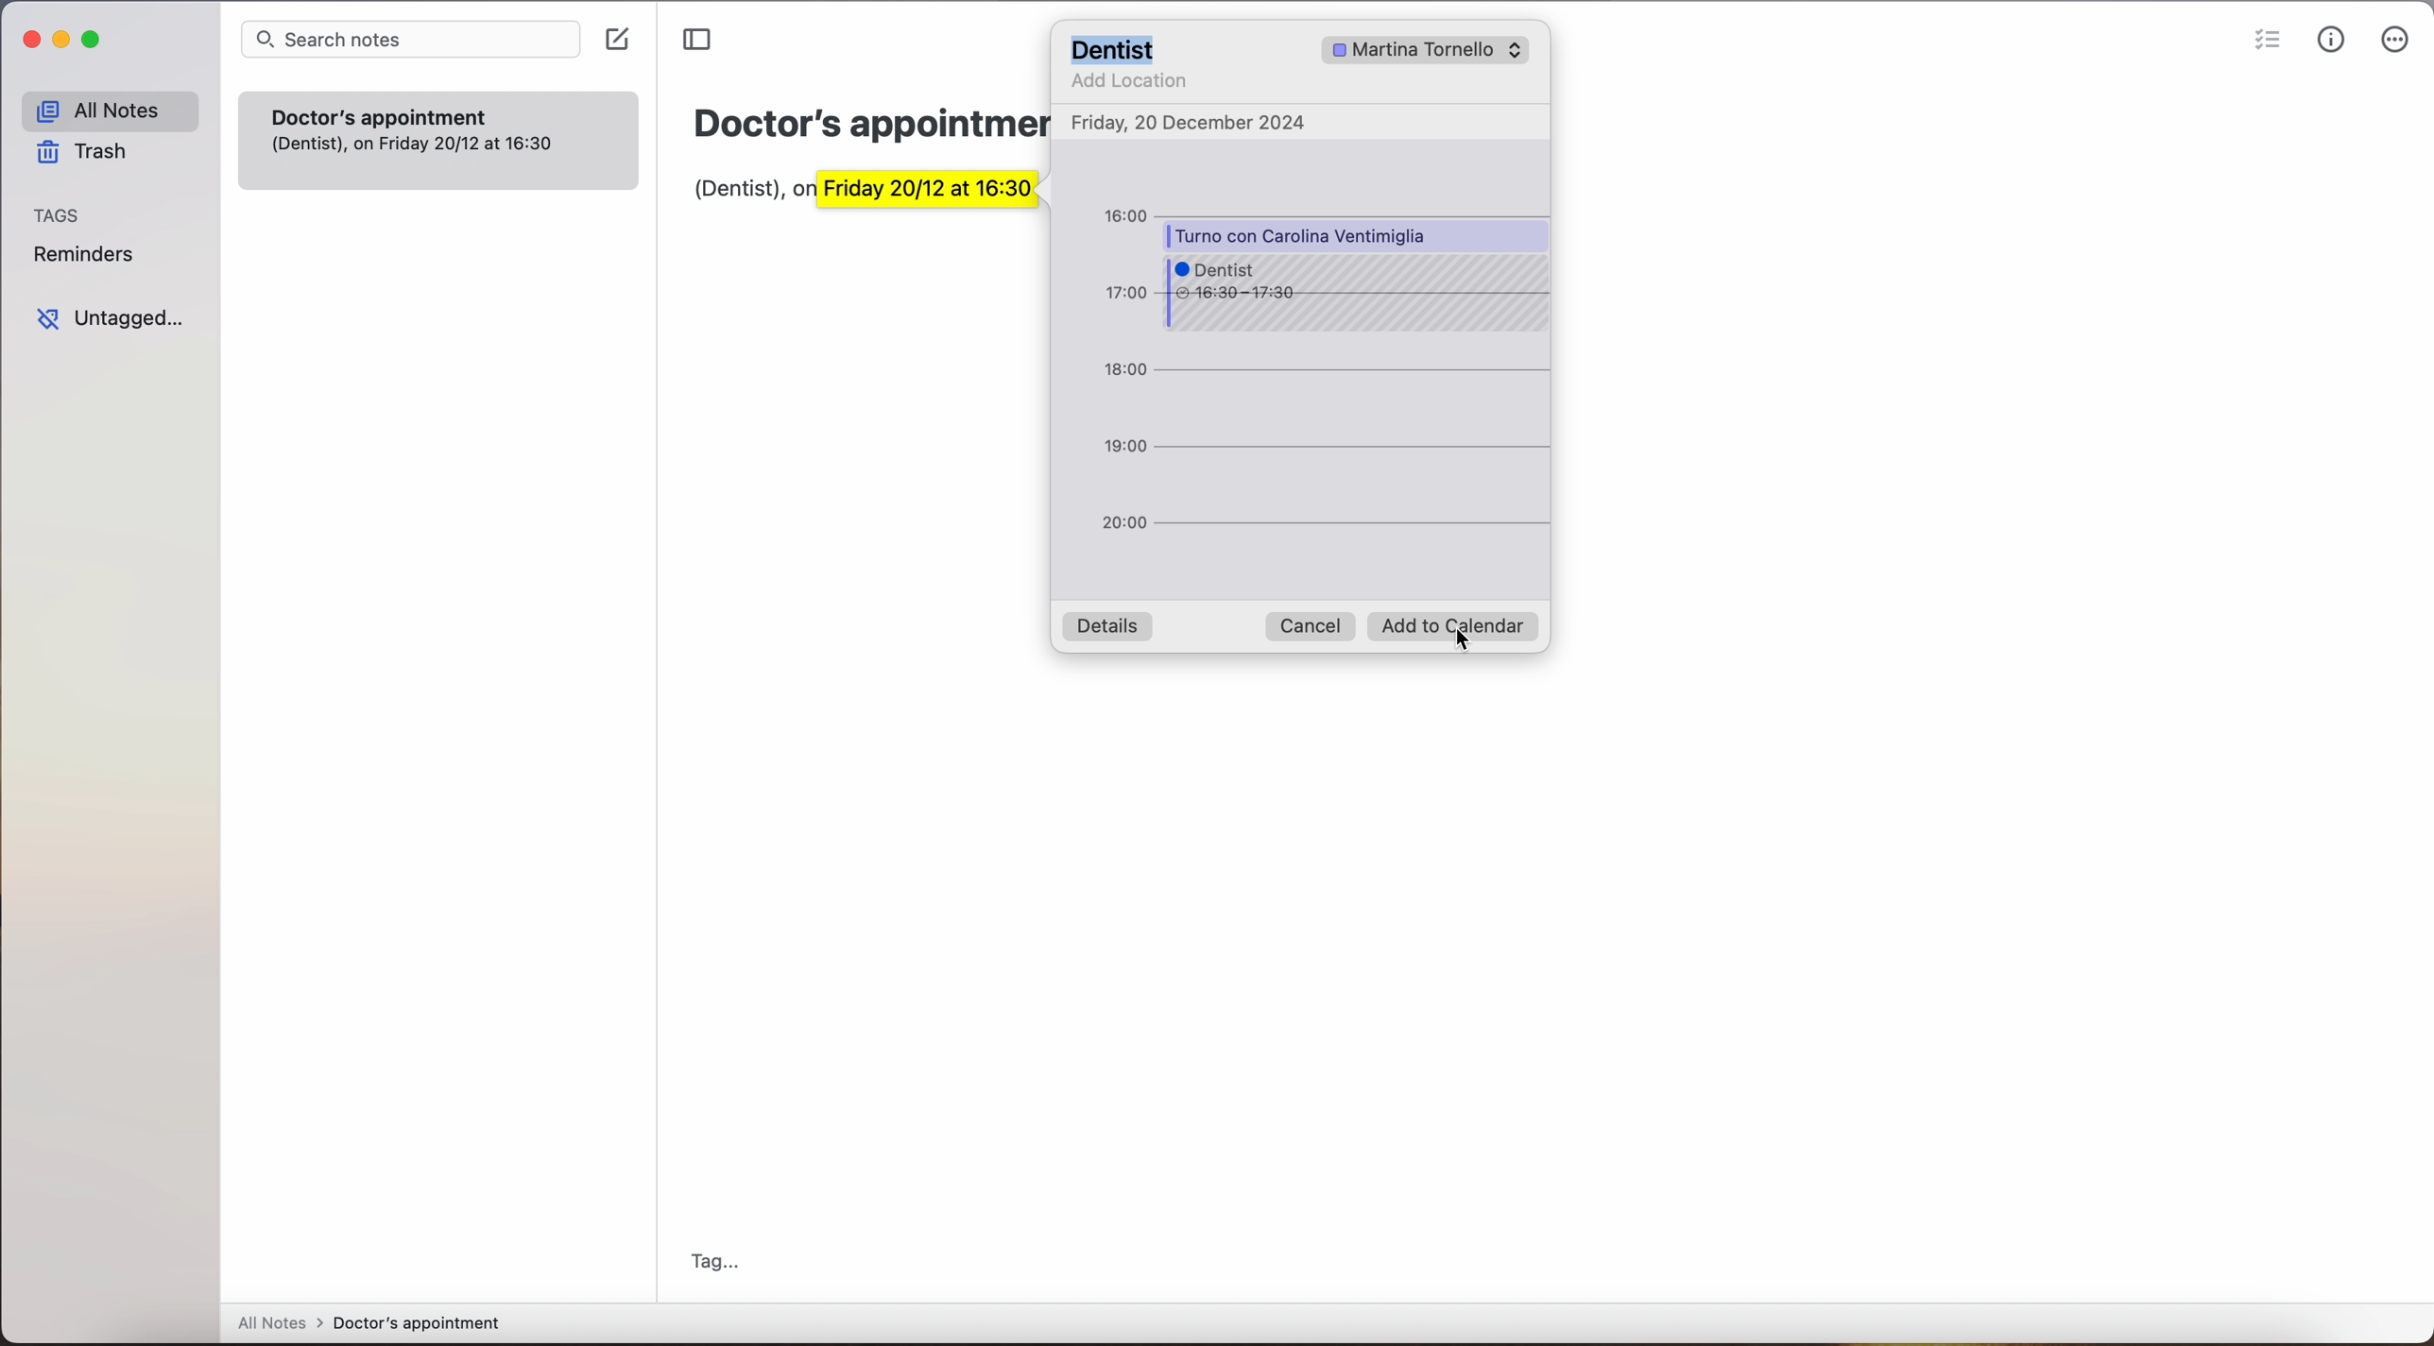 Image resolution: width=2434 pixels, height=1346 pixels. Describe the element at coordinates (424, 154) in the screenshot. I see `(Dentist), on Friday 20/12 at 16:30` at that location.